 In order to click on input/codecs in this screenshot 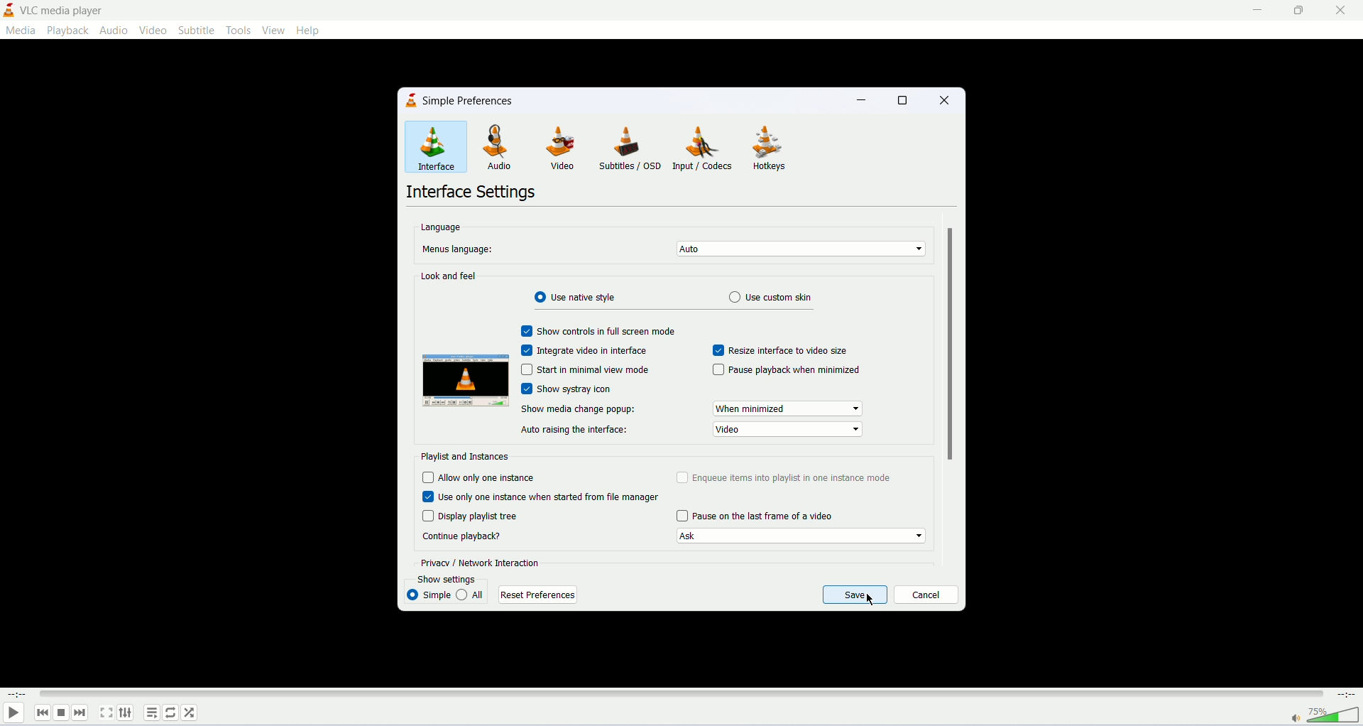, I will do `click(702, 147)`.